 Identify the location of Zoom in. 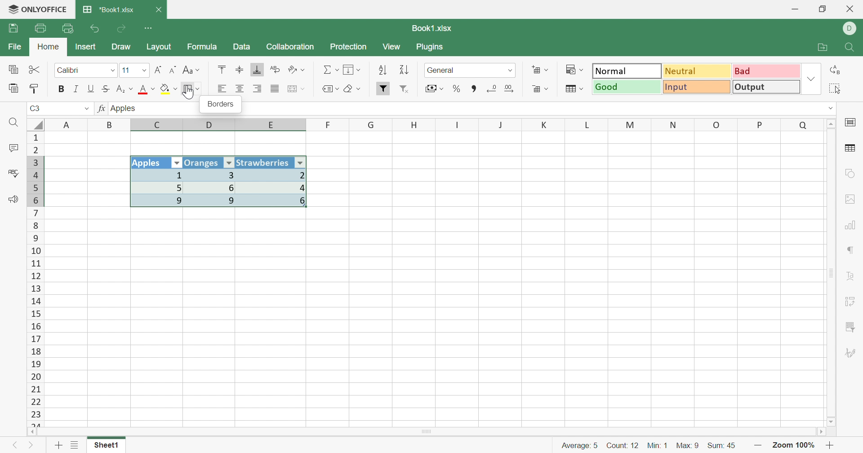
(832, 445).